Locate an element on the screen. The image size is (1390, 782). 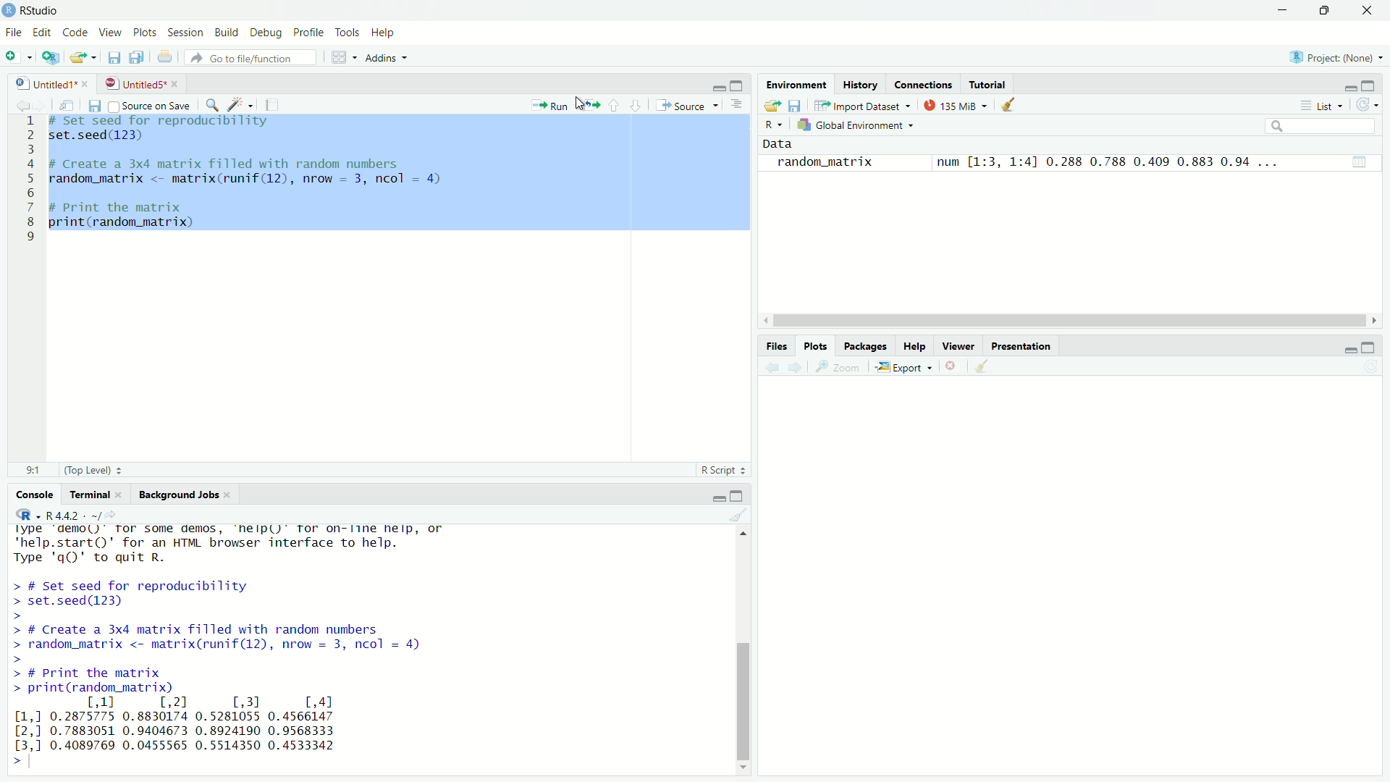
add script is located at coordinates (47, 56).